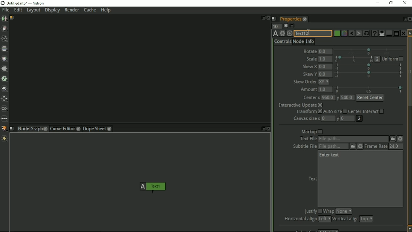 The image size is (412, 232). I want to click on File, so click(6, 10).